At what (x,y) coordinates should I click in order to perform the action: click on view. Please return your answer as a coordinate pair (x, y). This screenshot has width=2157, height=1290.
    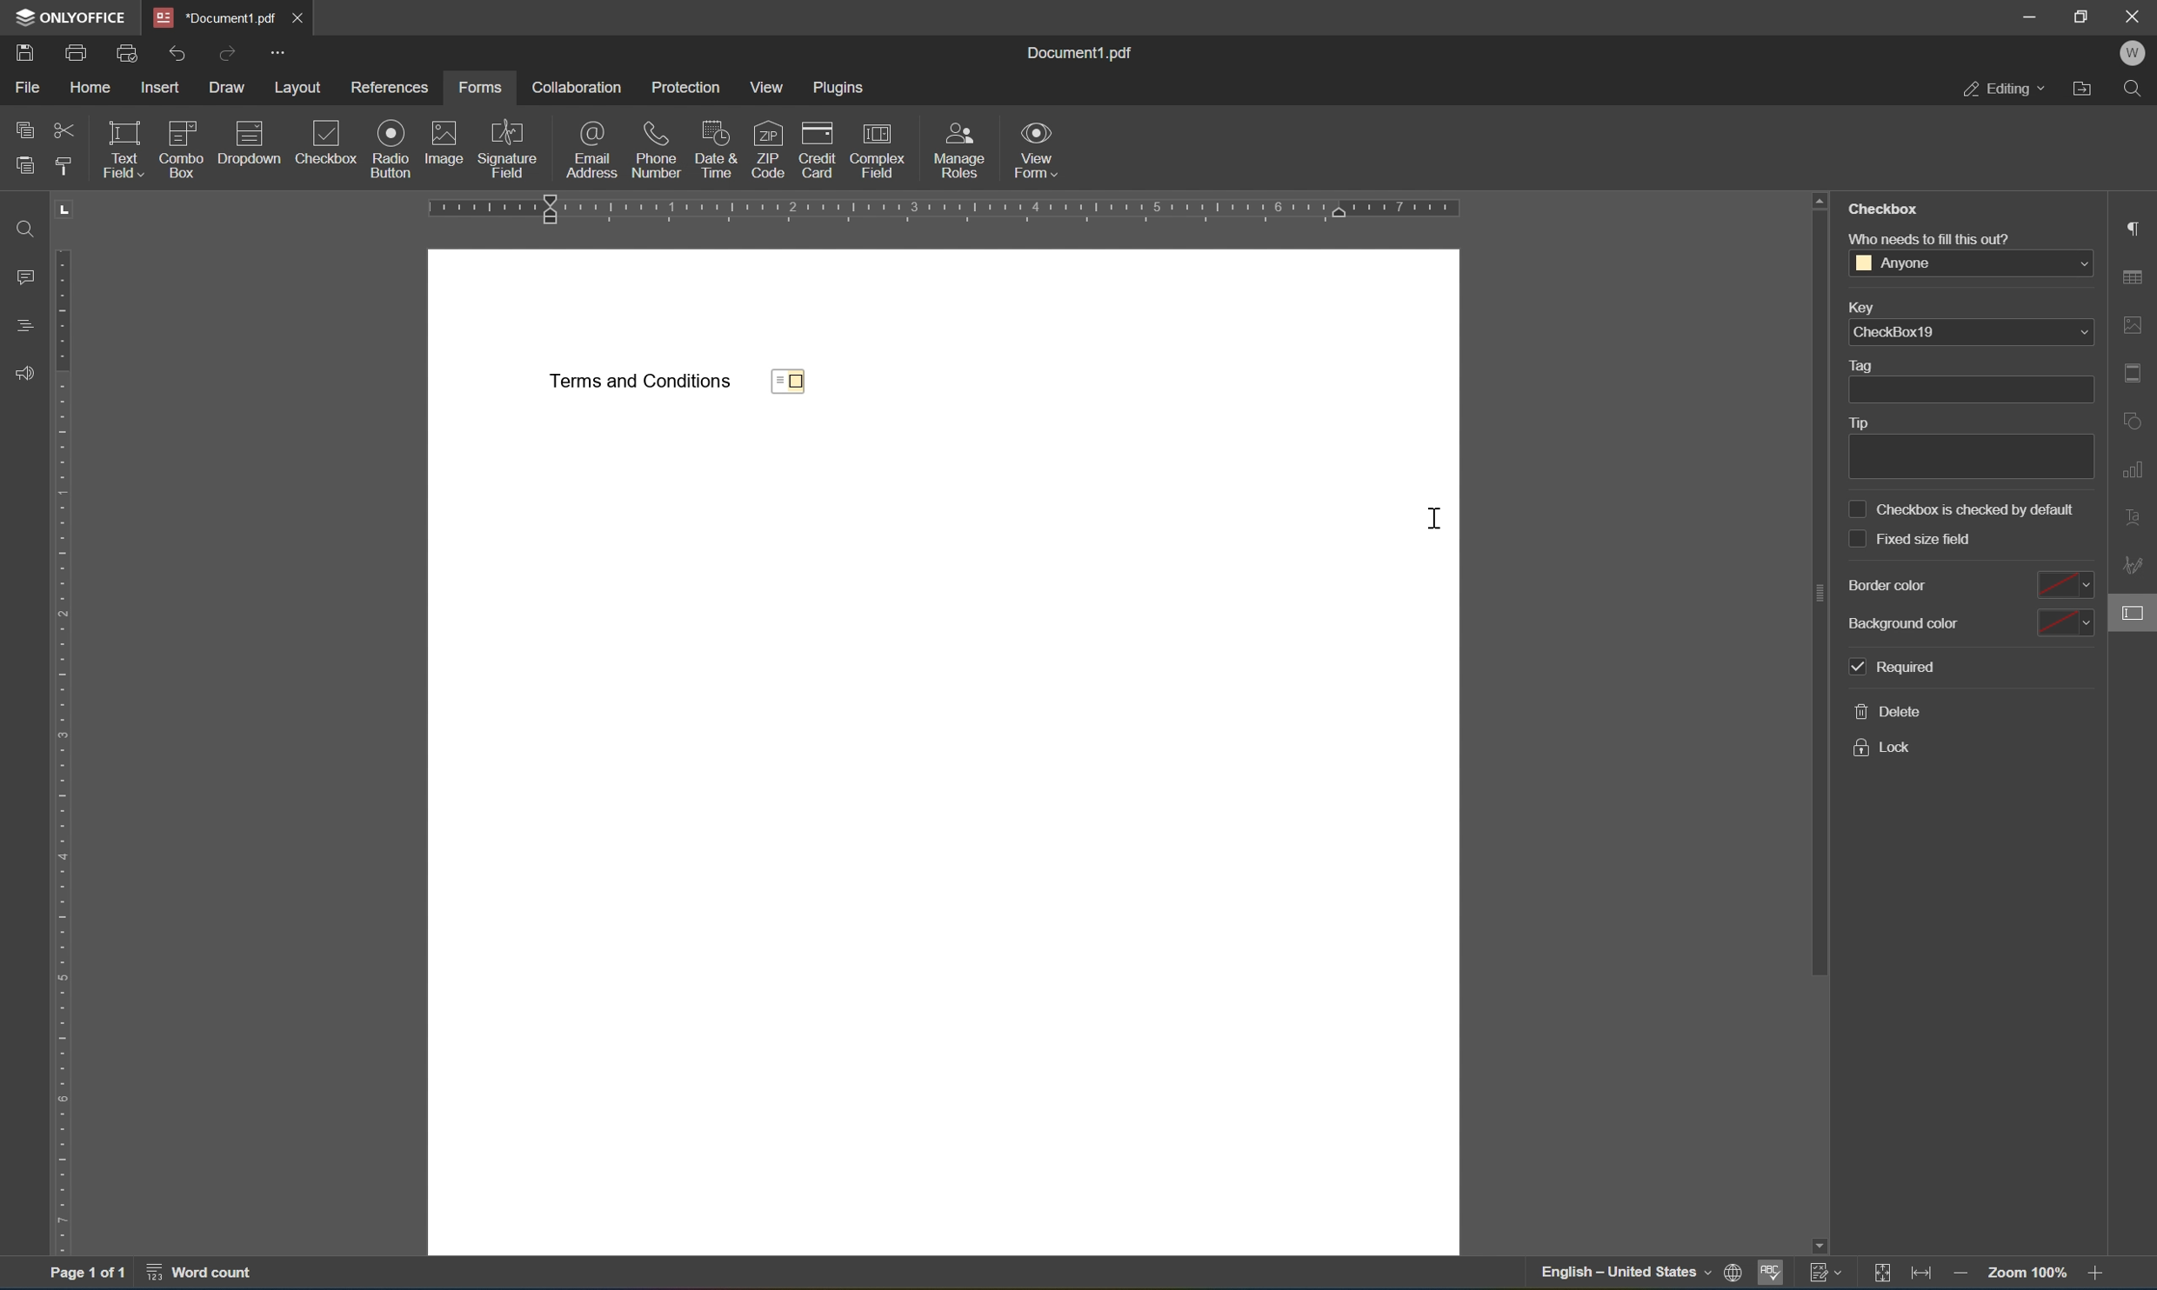
    Looking at the image, I should click on (769, 88).